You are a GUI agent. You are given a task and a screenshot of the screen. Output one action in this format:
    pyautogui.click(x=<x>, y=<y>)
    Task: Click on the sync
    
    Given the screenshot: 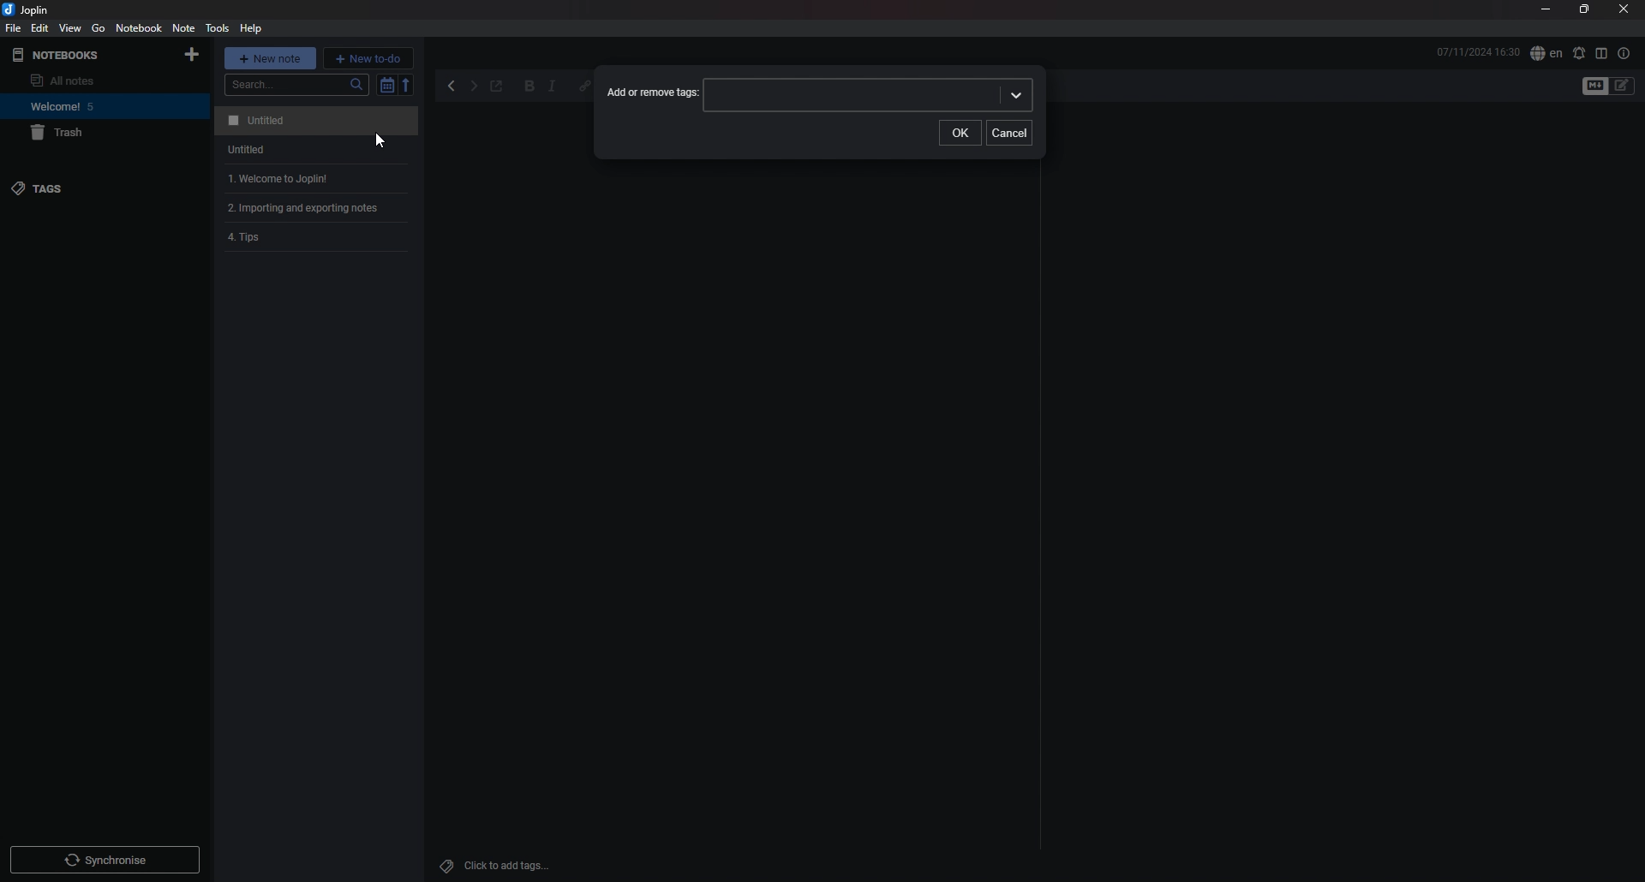 What is the action you would take?
    pyautogui.click(x=105, y=860)
    